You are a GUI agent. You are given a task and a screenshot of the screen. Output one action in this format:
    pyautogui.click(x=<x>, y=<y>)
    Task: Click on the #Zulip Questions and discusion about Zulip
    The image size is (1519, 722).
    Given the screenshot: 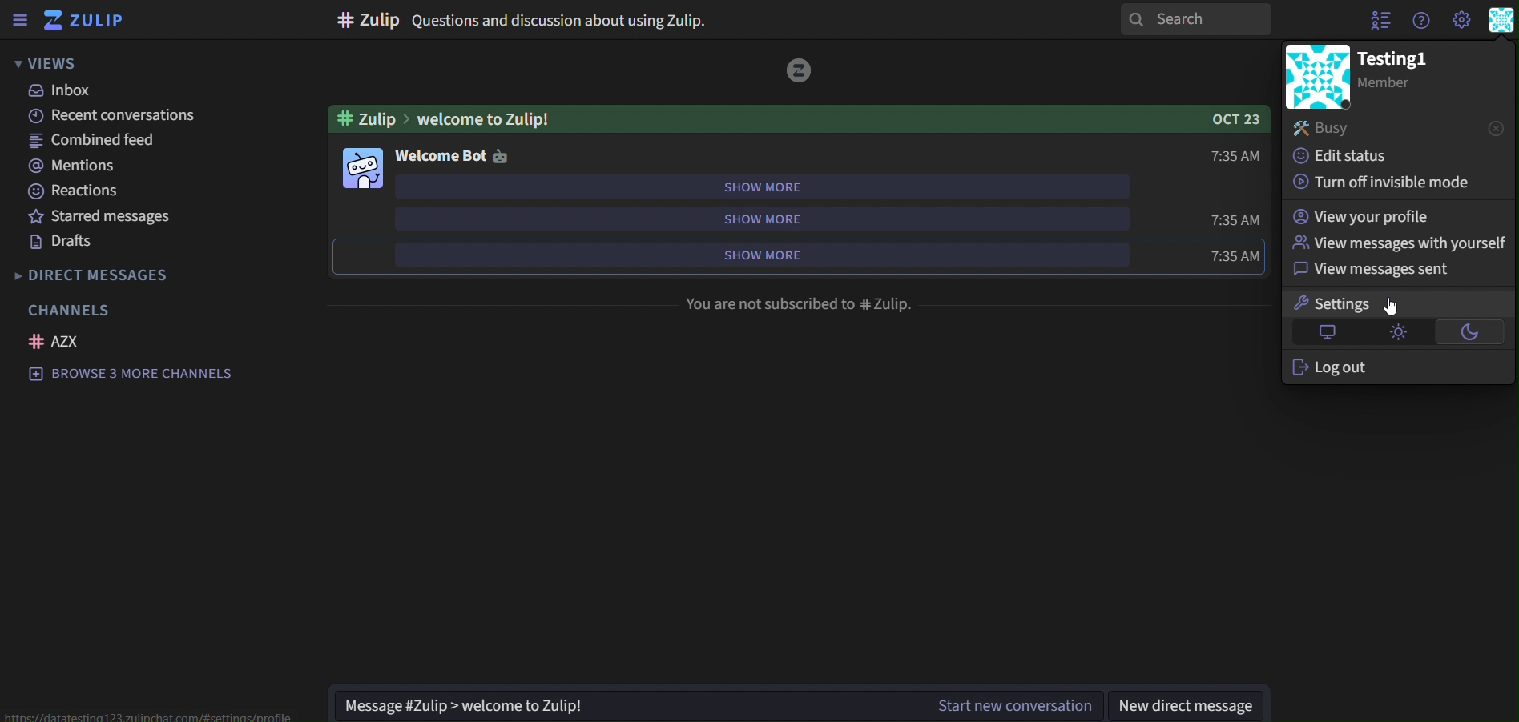 What is the action you would take?
    pyautogui.click(x=529, y=18)
    